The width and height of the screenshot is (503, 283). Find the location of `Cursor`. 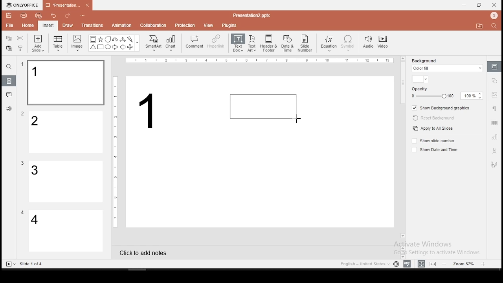

Cursor is located at coordinates (297, 119).